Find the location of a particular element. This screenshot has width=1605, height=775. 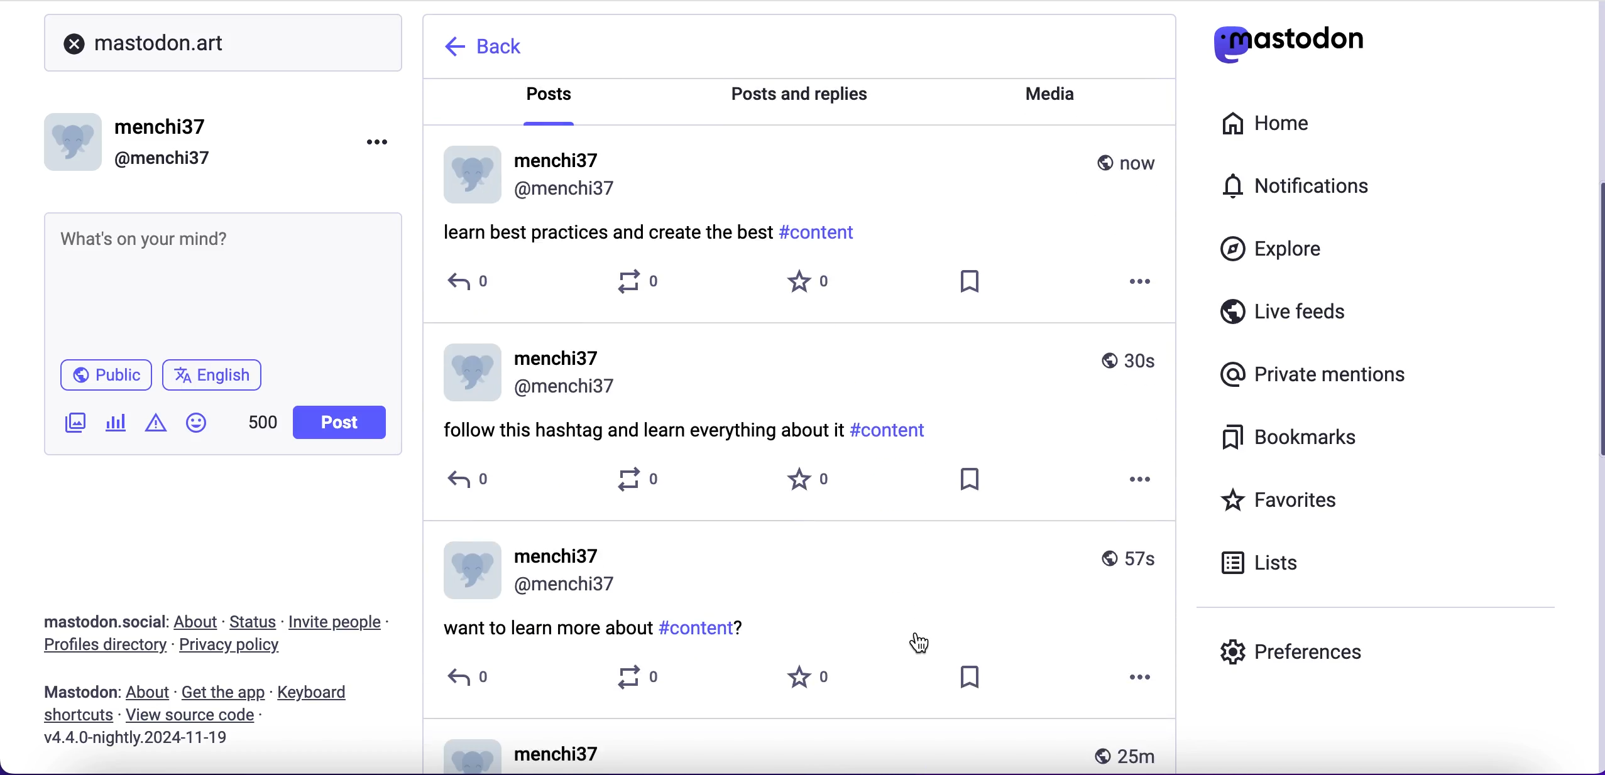

explore is located at coordinates (1276, 254).